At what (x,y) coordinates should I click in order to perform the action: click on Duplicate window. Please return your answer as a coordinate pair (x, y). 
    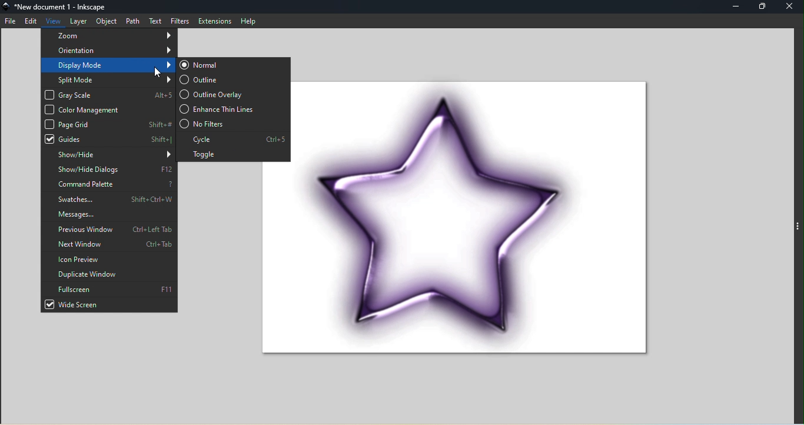
    Looking at the image, I should click on (111, 275).